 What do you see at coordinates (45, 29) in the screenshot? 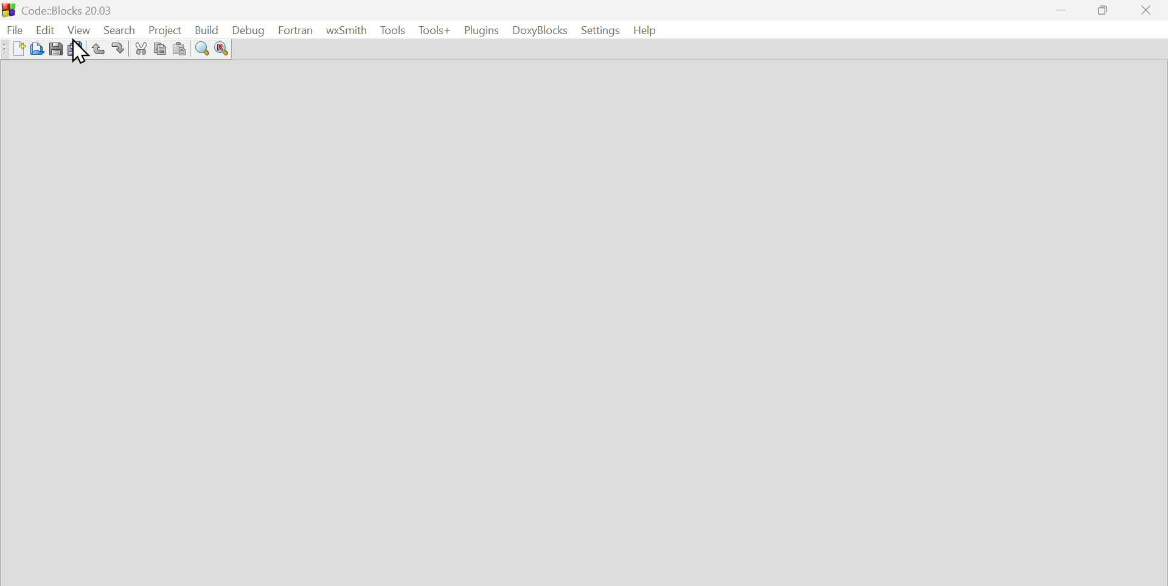
I see `Edit` at bounding box center [45, 29].